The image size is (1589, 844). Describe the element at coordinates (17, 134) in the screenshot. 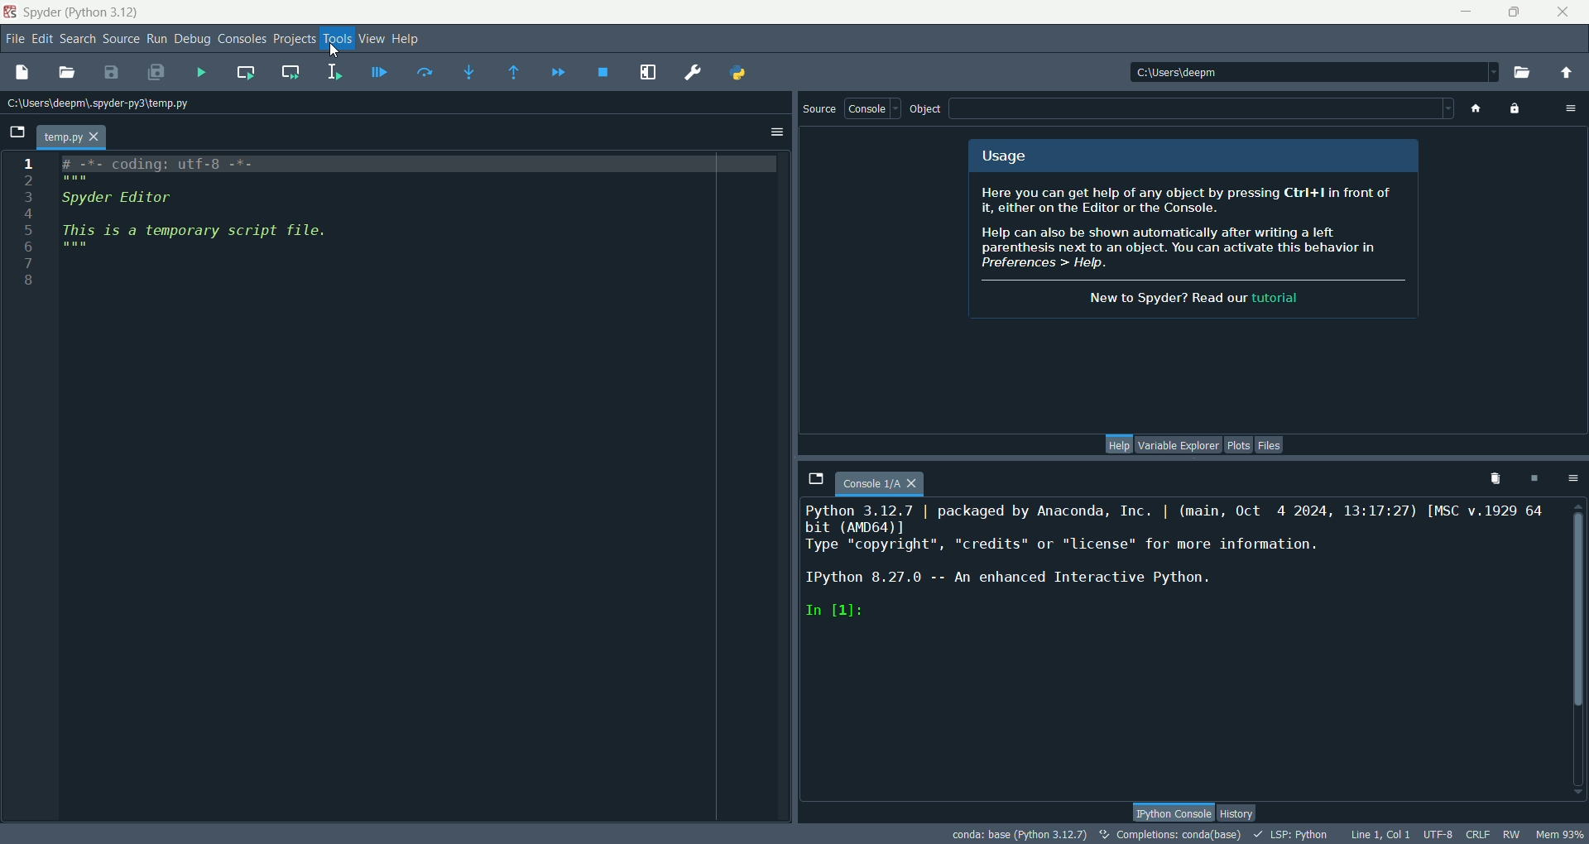

I see `browse tab` at that location.